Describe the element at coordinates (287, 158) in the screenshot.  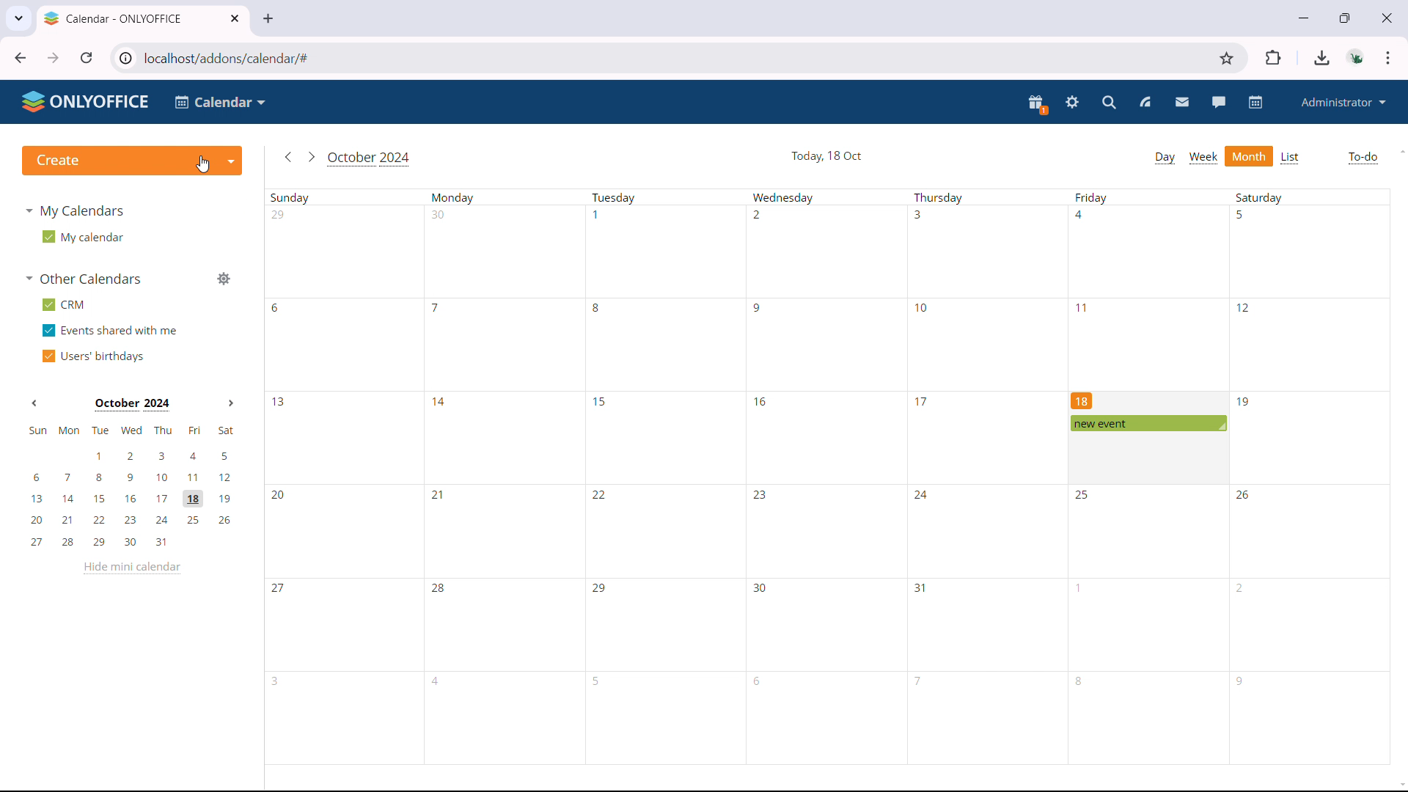
I see `go to previous month` at that location.